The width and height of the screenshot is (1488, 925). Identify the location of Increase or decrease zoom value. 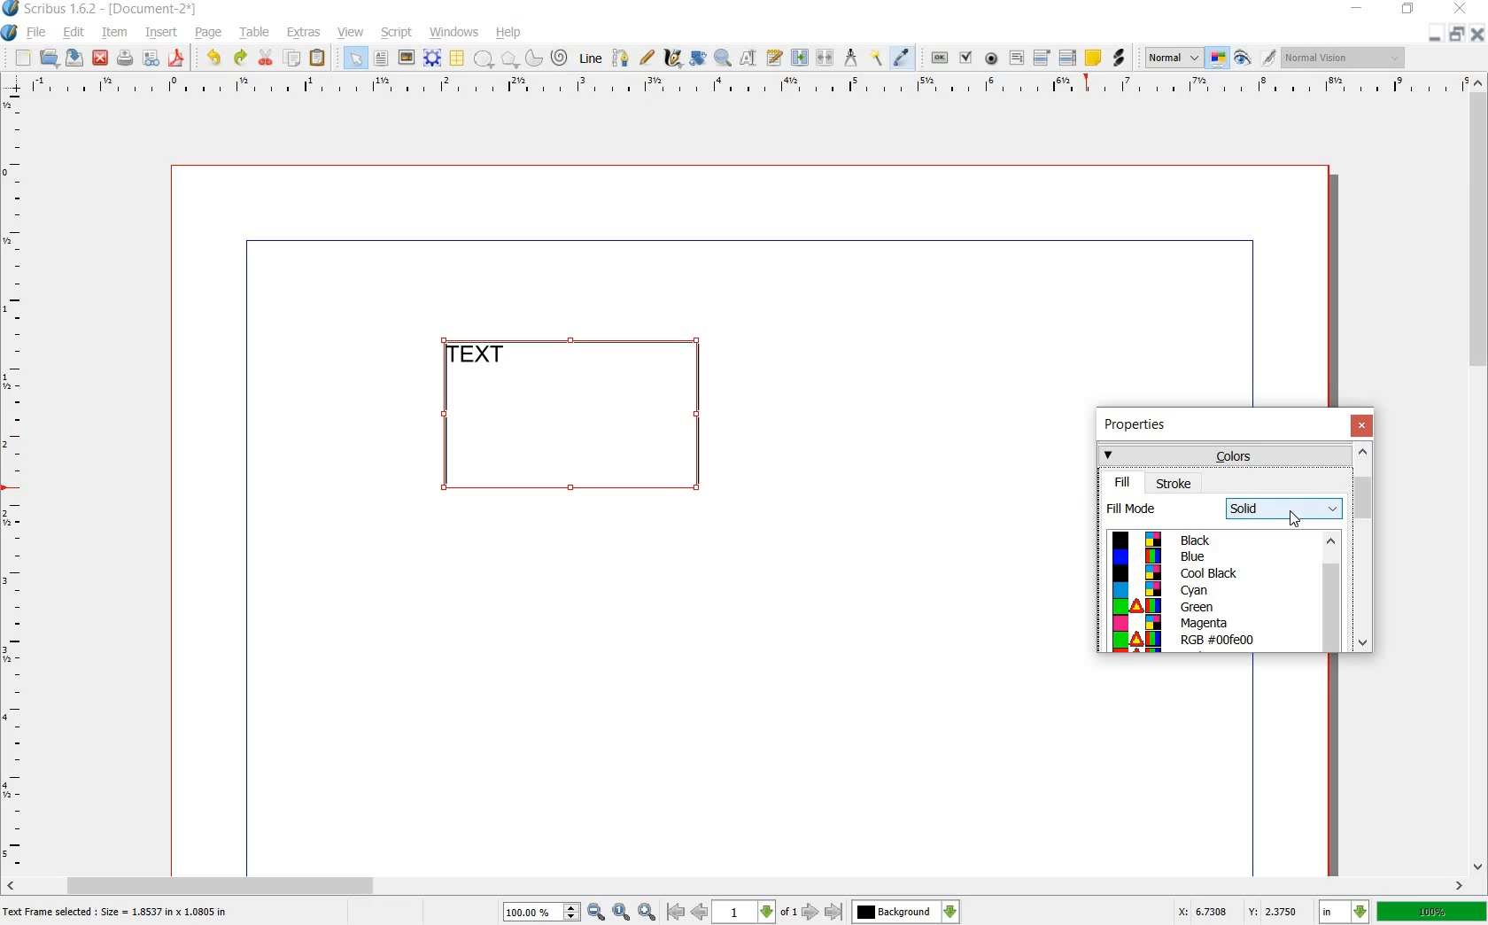
(572, 913).